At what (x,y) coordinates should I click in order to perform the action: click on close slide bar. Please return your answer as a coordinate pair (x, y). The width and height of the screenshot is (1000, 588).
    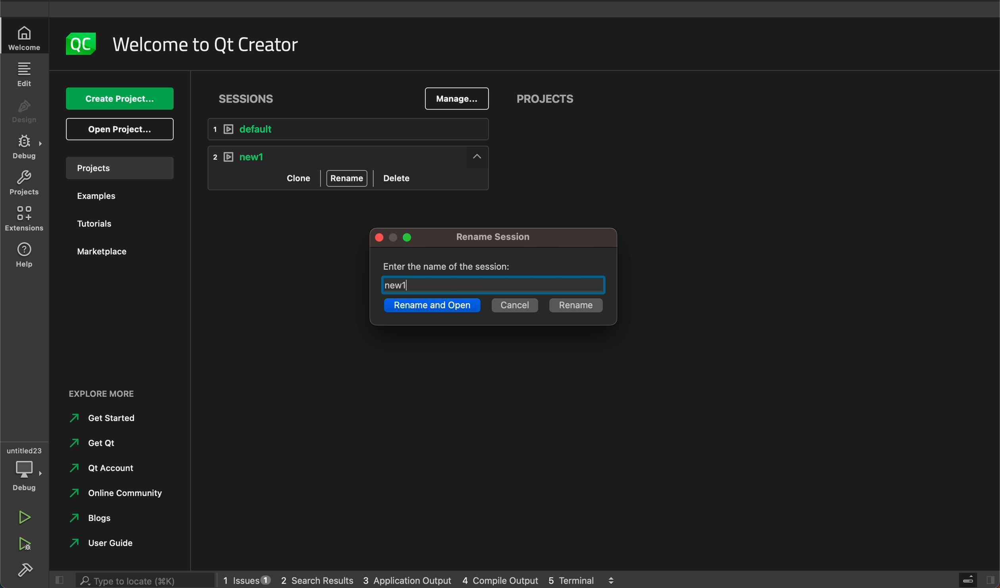
    Looking at the image, I should click on (974, 579).